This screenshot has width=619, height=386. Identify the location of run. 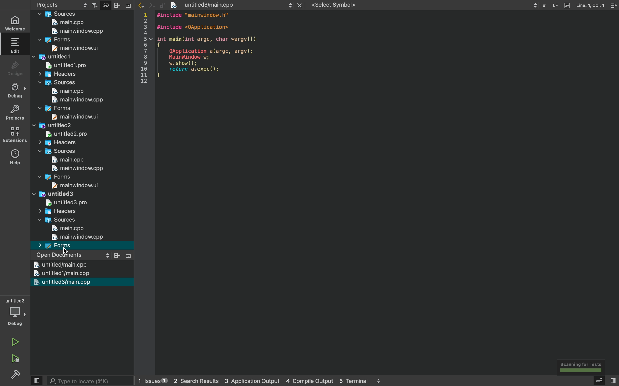
(15, 340).